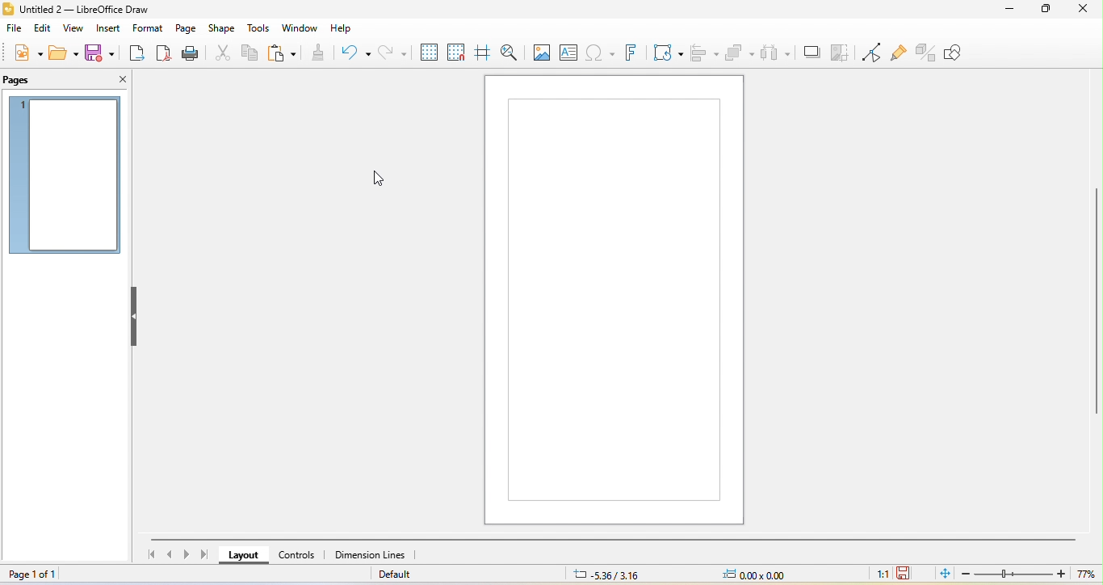 The image size is (1103, 585). I want to click on align object, so click(707, 53).